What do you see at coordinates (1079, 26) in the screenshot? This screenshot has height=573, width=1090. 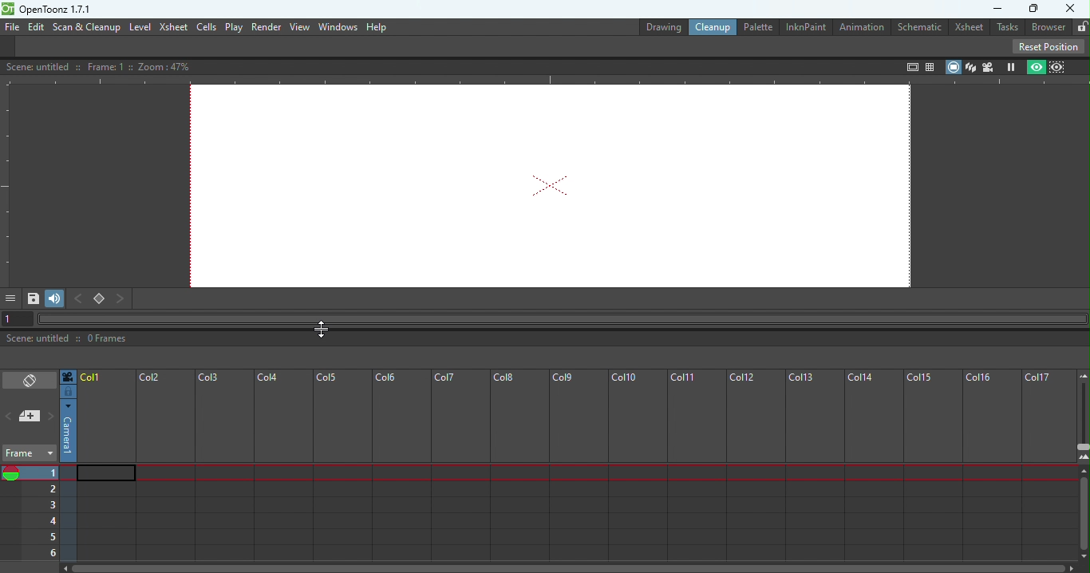 I see `Lock rooms tab` at bounding box center [1079, 26].